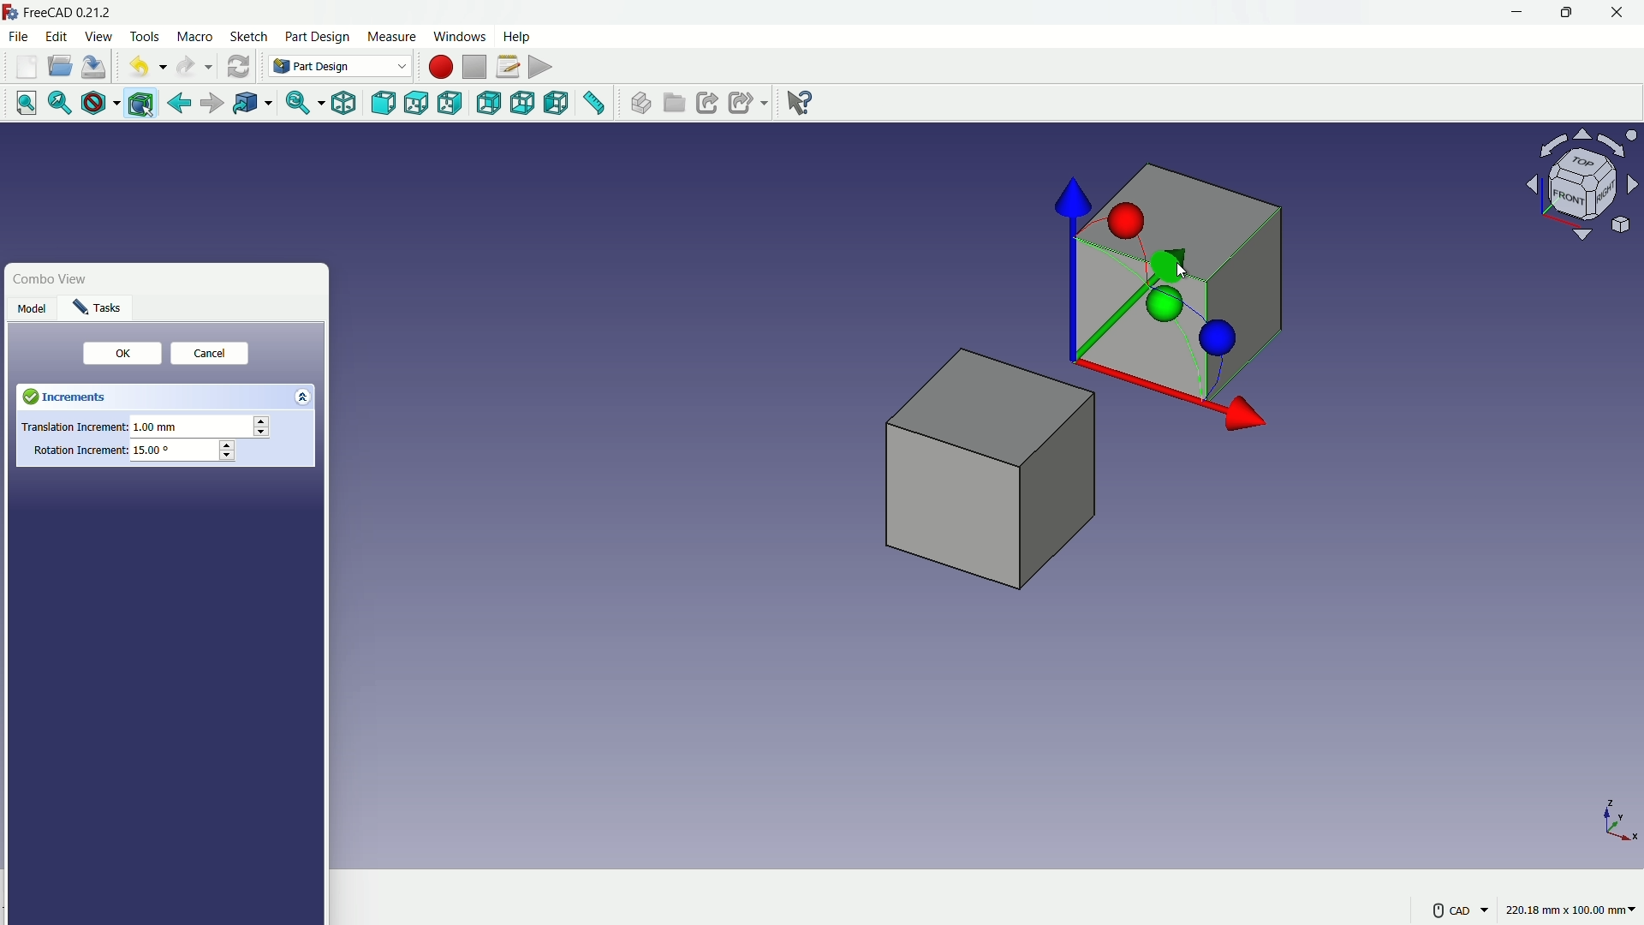 The height and width of the screenshot is (925, 1644). I want to click on 220.18 mm x 100.00 mm~, so click(1570, 910).